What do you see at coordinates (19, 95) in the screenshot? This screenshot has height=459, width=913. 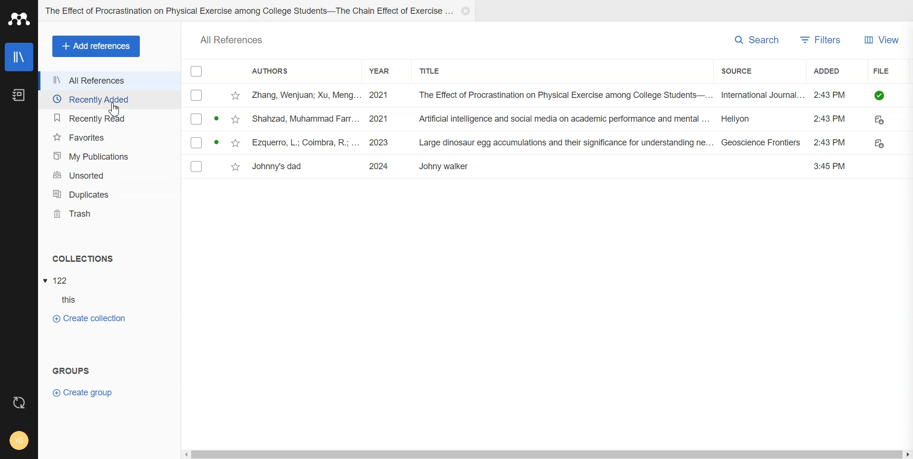 I see `Notebook` at bounding box center [19, 95].